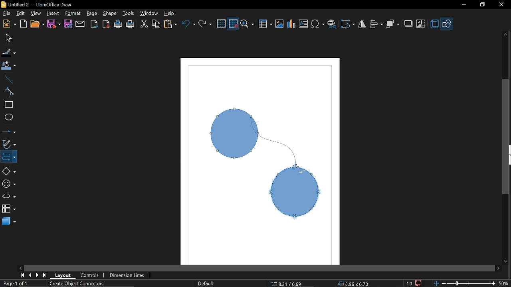 This screenshot has height=287, width=511. I want to click on previous page, so click(29, 275).